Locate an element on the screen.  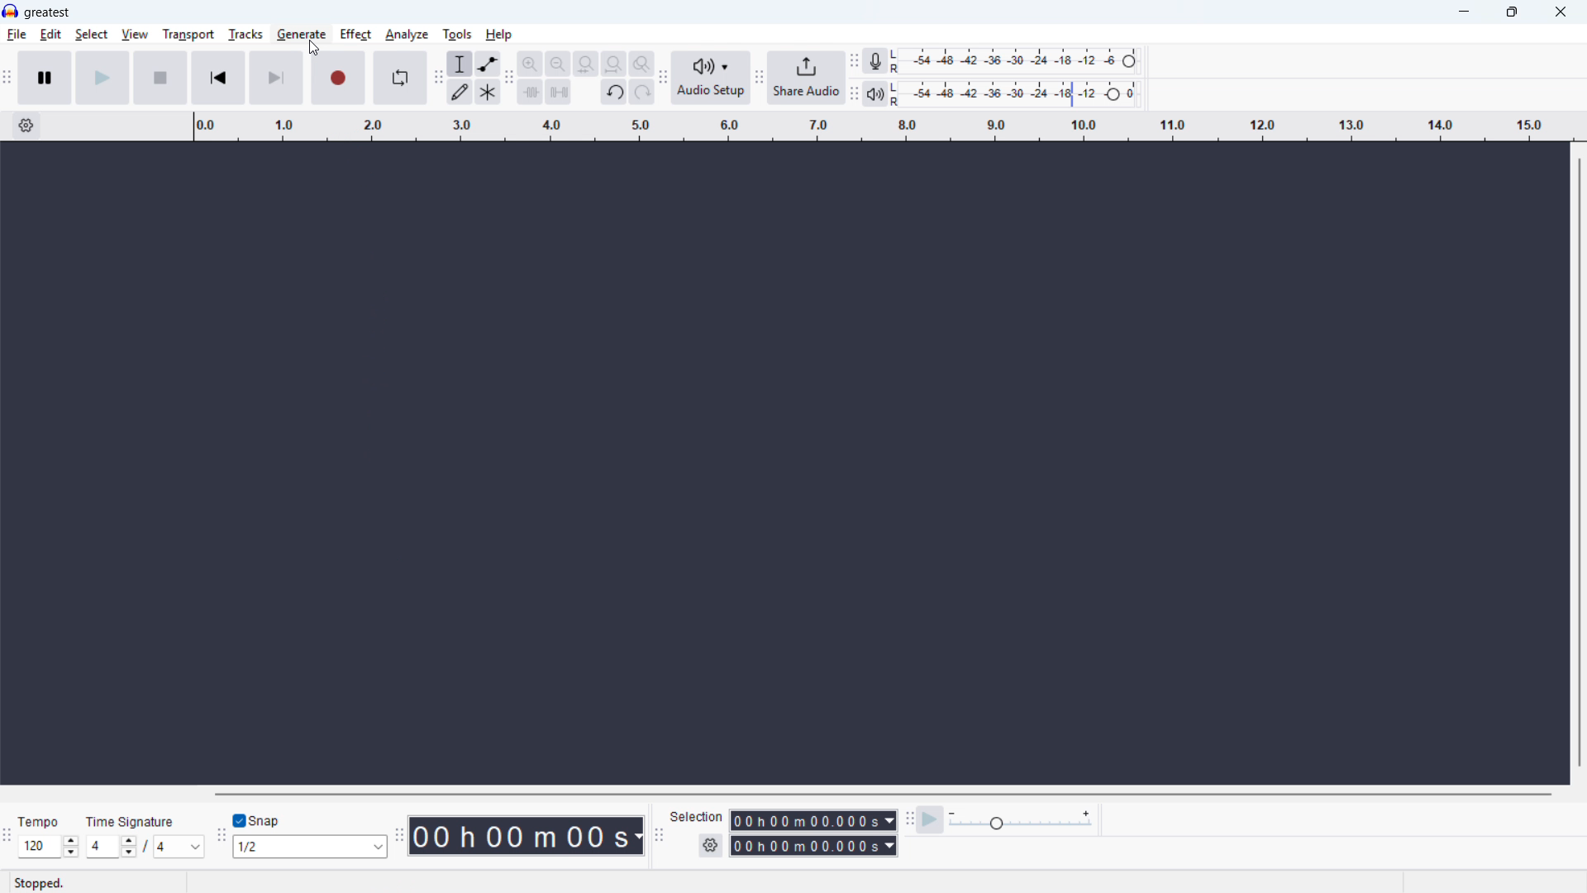
toggle zoom is located at coordinates (642, 64).